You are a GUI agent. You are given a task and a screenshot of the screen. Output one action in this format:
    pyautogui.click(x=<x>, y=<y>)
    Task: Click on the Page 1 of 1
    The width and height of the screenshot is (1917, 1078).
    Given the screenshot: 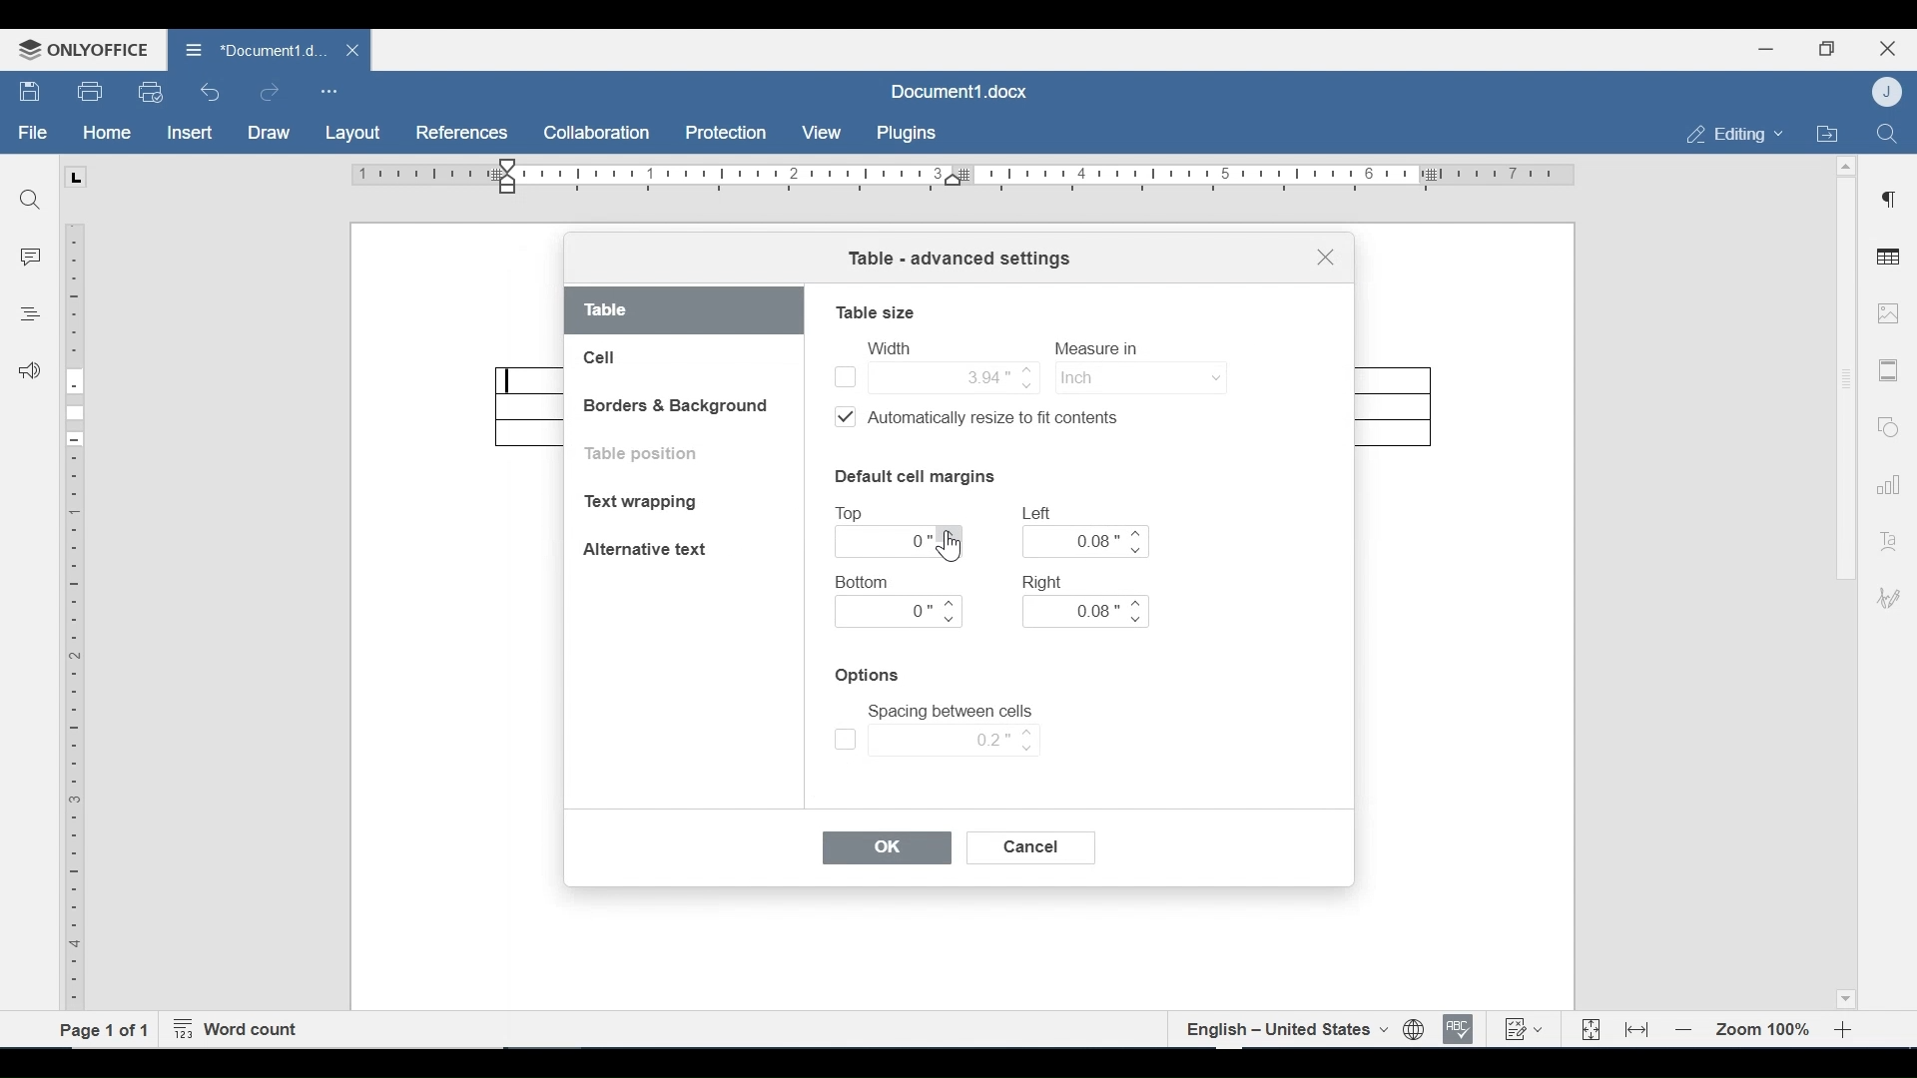 What is the action you would take?
    pyautogui.click(x=105, y=1029)
    